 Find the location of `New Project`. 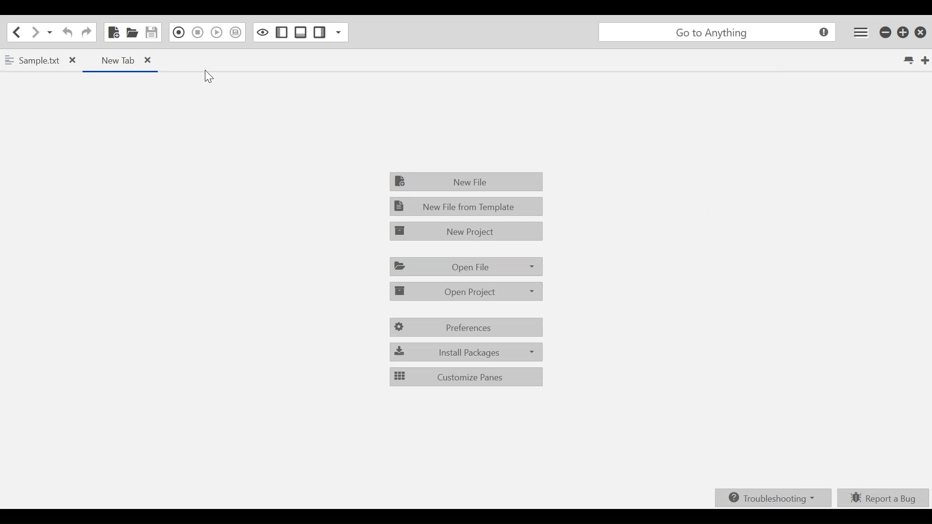

New Project is located at coordinates (466, 230).